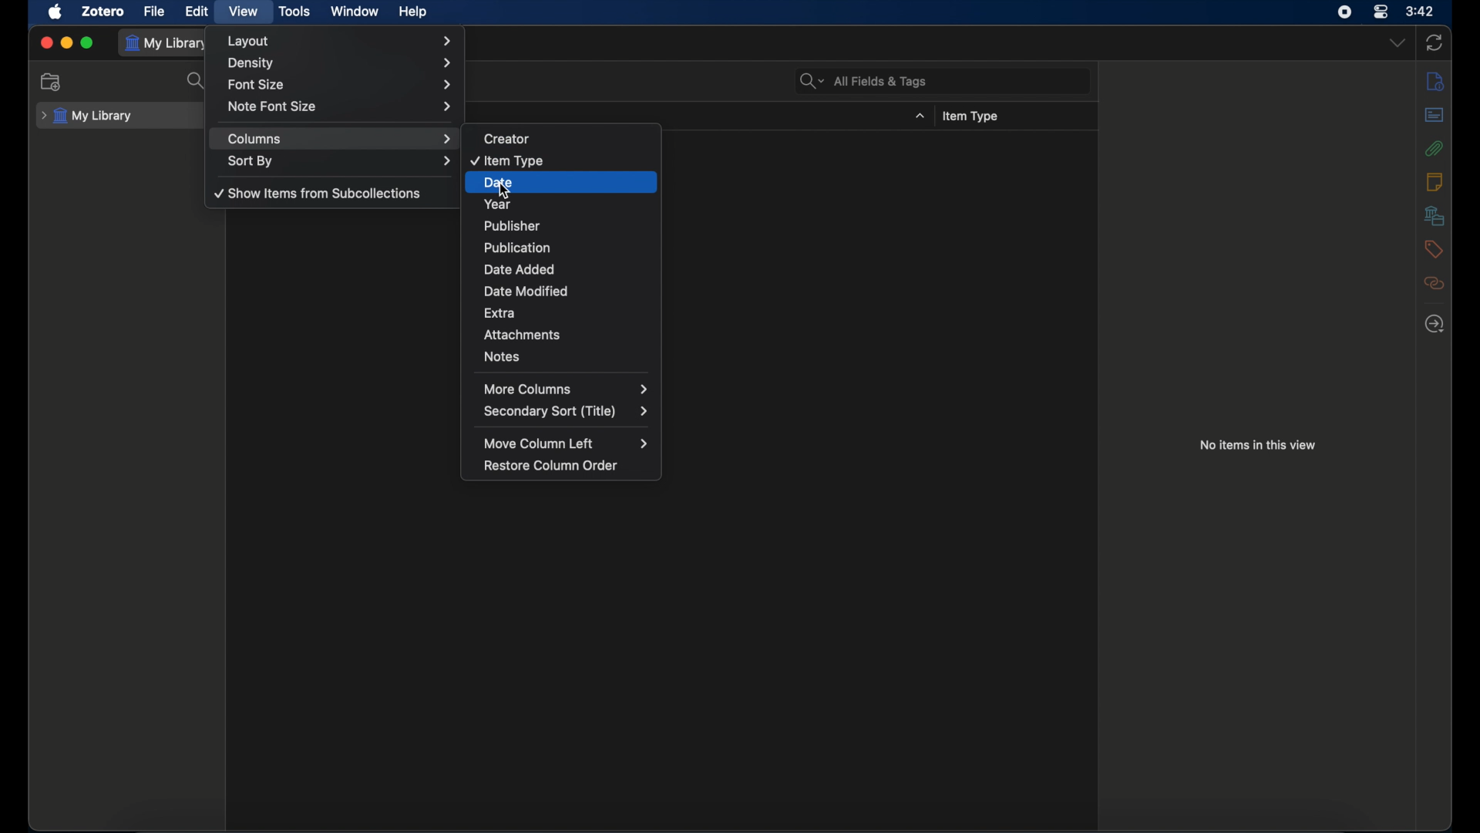 The image size is (1480, 833). What do you see at coordinates (1398, 42) in the screenshot?
I see `dropdown` at bounding box center [1398, 42].